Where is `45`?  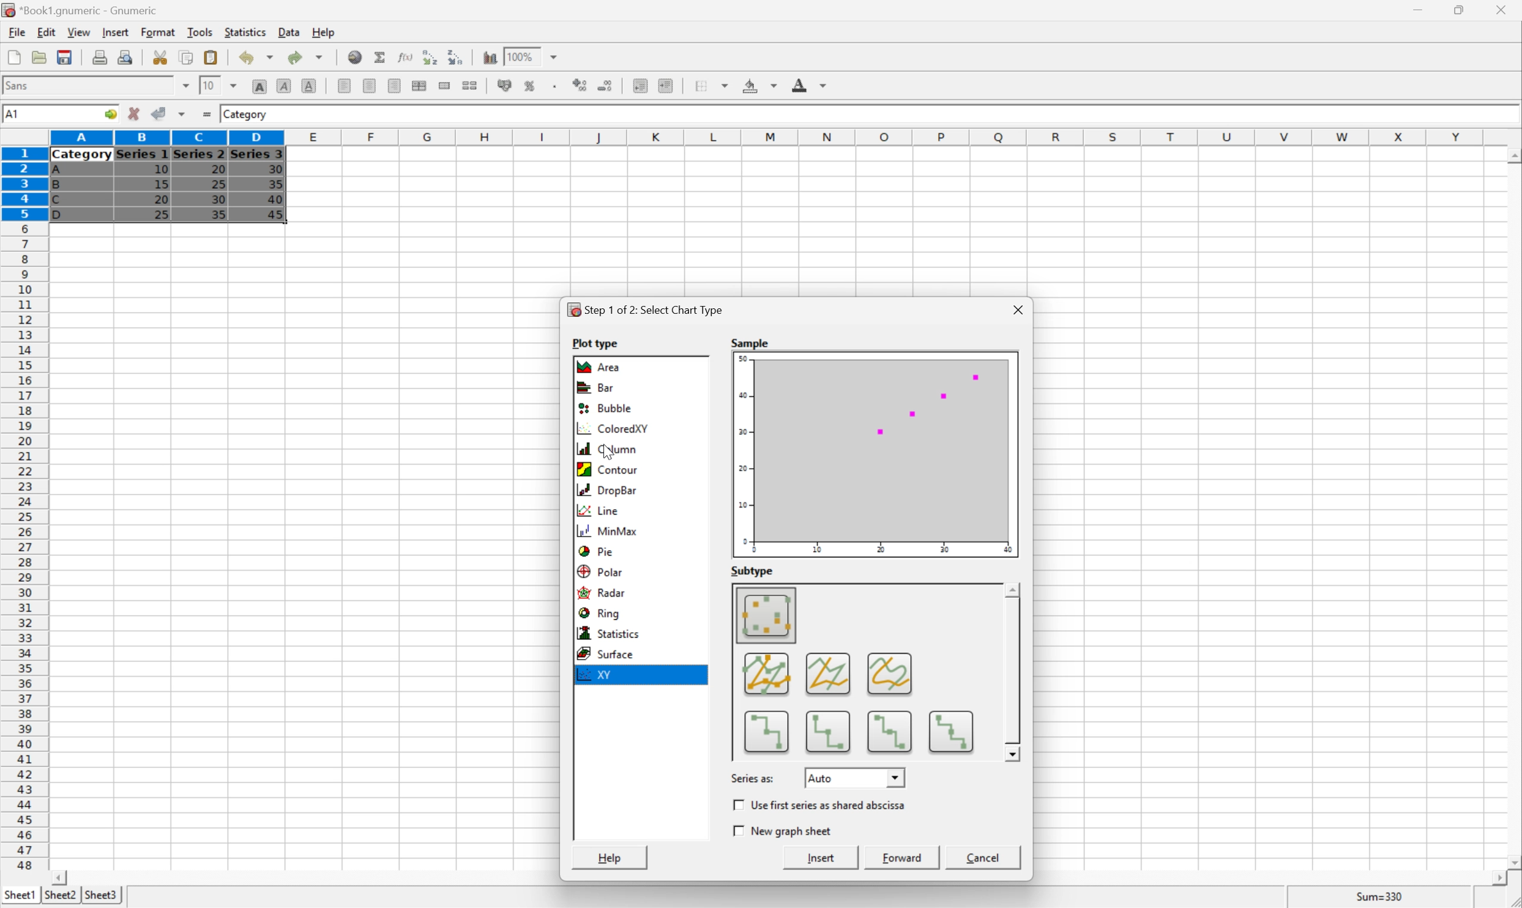 45 is located at coordinates (285, 215).